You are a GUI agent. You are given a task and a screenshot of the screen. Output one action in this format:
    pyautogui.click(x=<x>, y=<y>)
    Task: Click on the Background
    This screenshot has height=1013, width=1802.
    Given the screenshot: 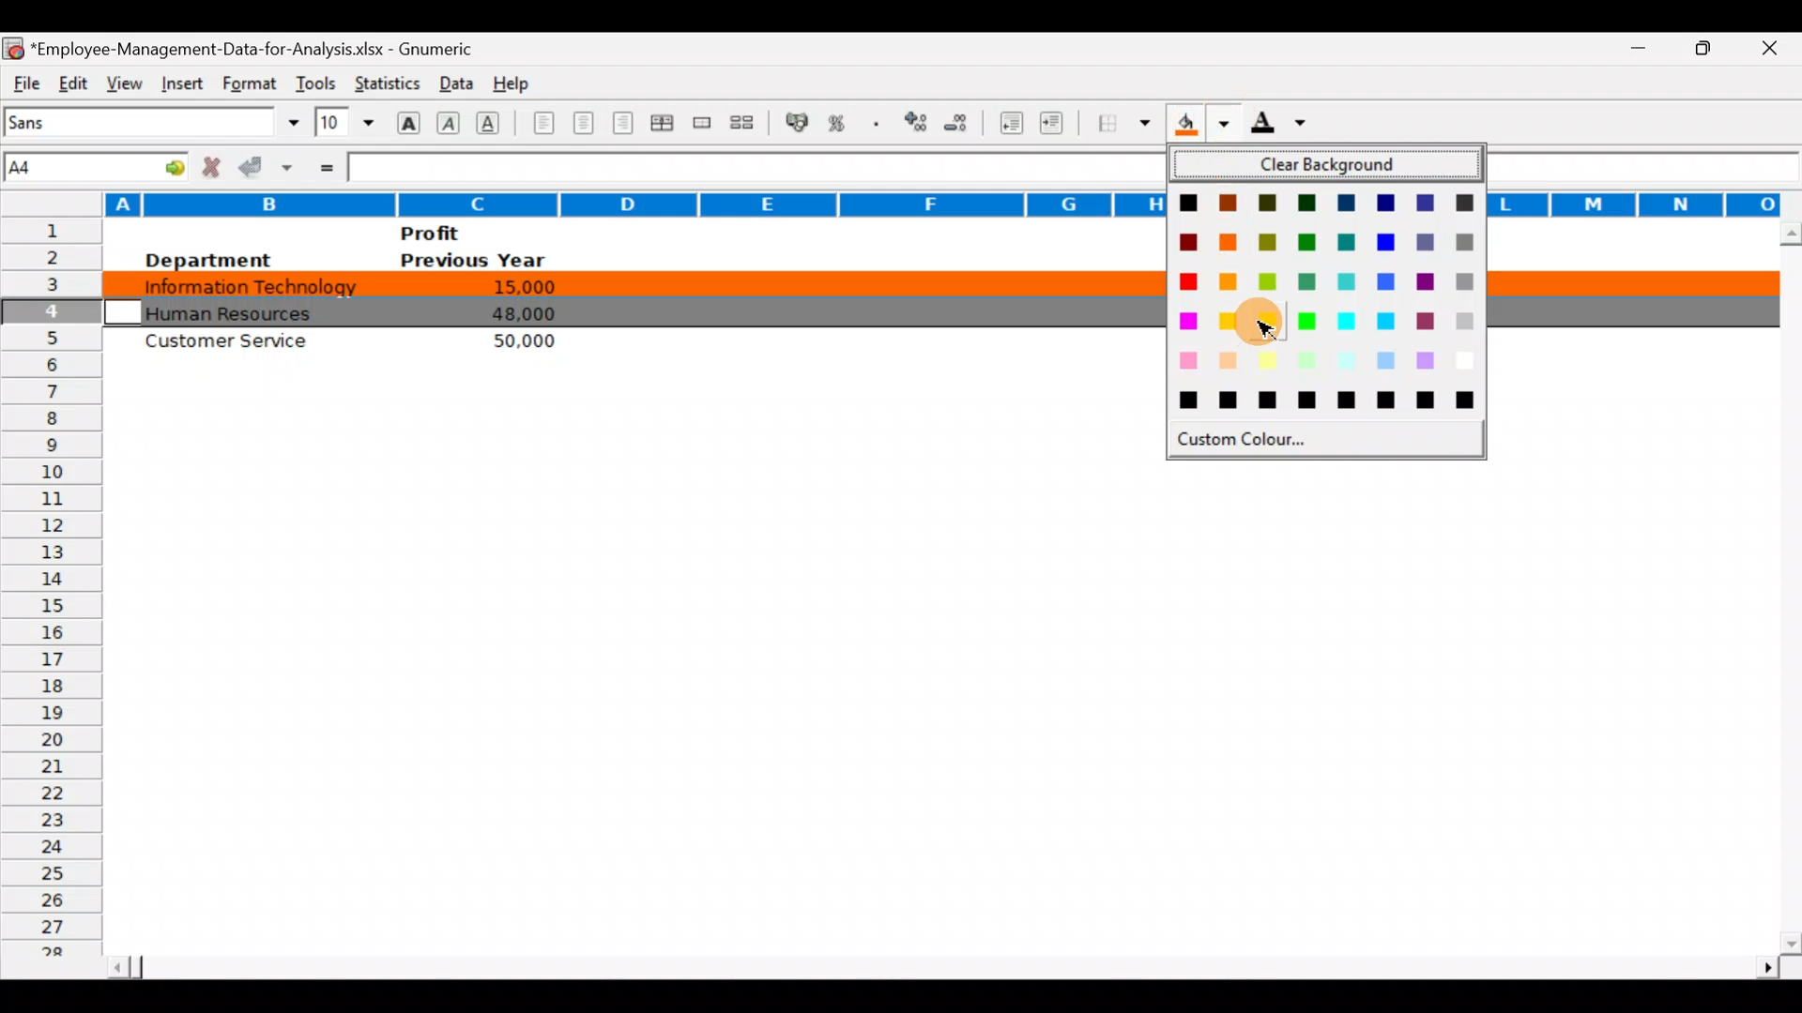 What is the action you would take?
    pyautogui.click(x=1199, y=129)
    